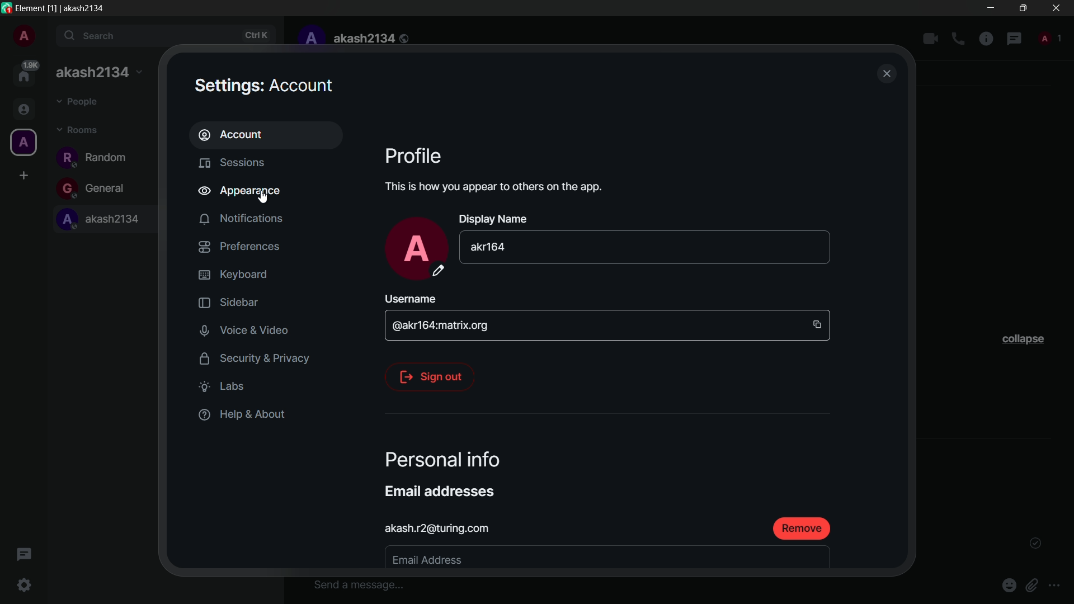  I want to click on notifications, so click(242, 219).